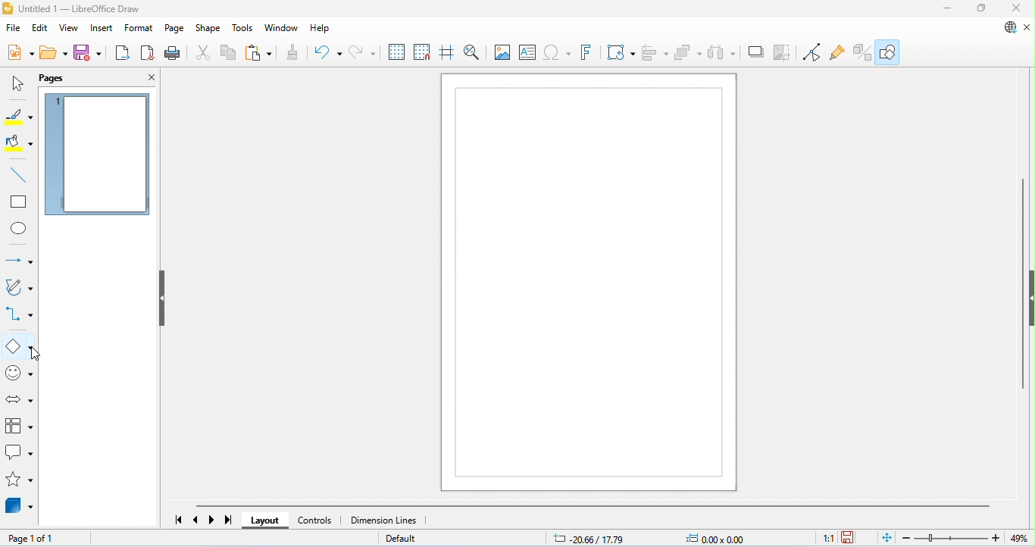 Image resolution: width=1035 pixels, height=547 pixels. I want to click on zoom and pan, so click(473, 53).